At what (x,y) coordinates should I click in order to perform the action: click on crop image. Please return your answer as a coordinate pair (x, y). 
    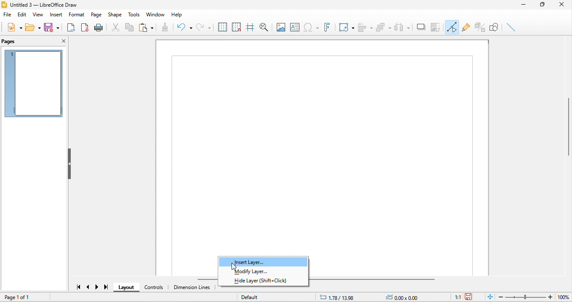
    Looking at the image, I should click on (436, 27).